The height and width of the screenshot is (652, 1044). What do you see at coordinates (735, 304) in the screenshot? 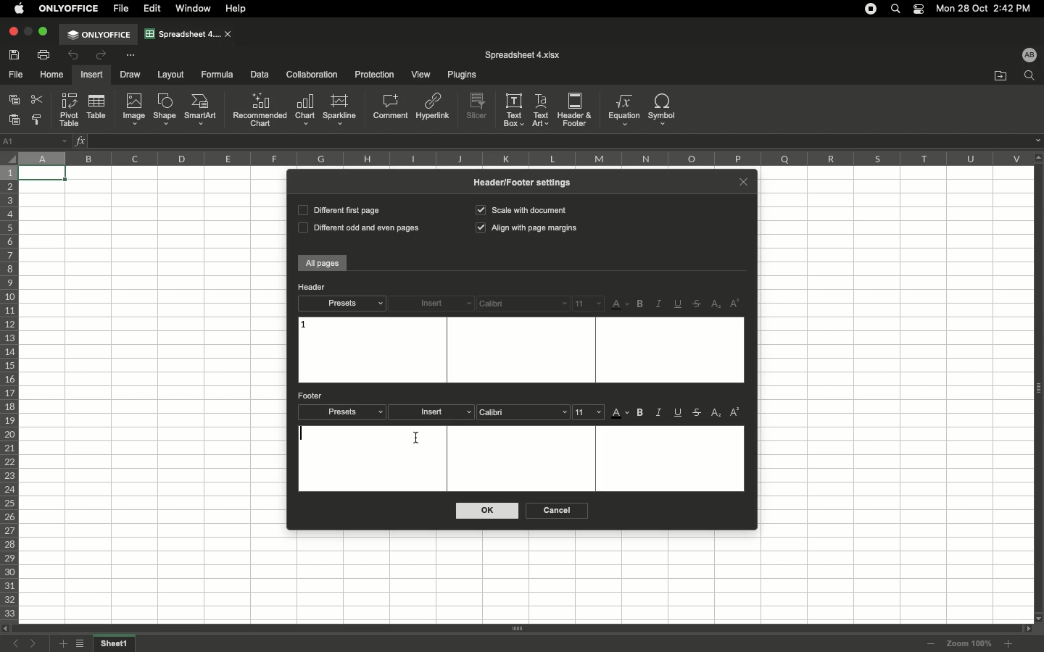
I see `Superscript` at bounding box center [735, 304].